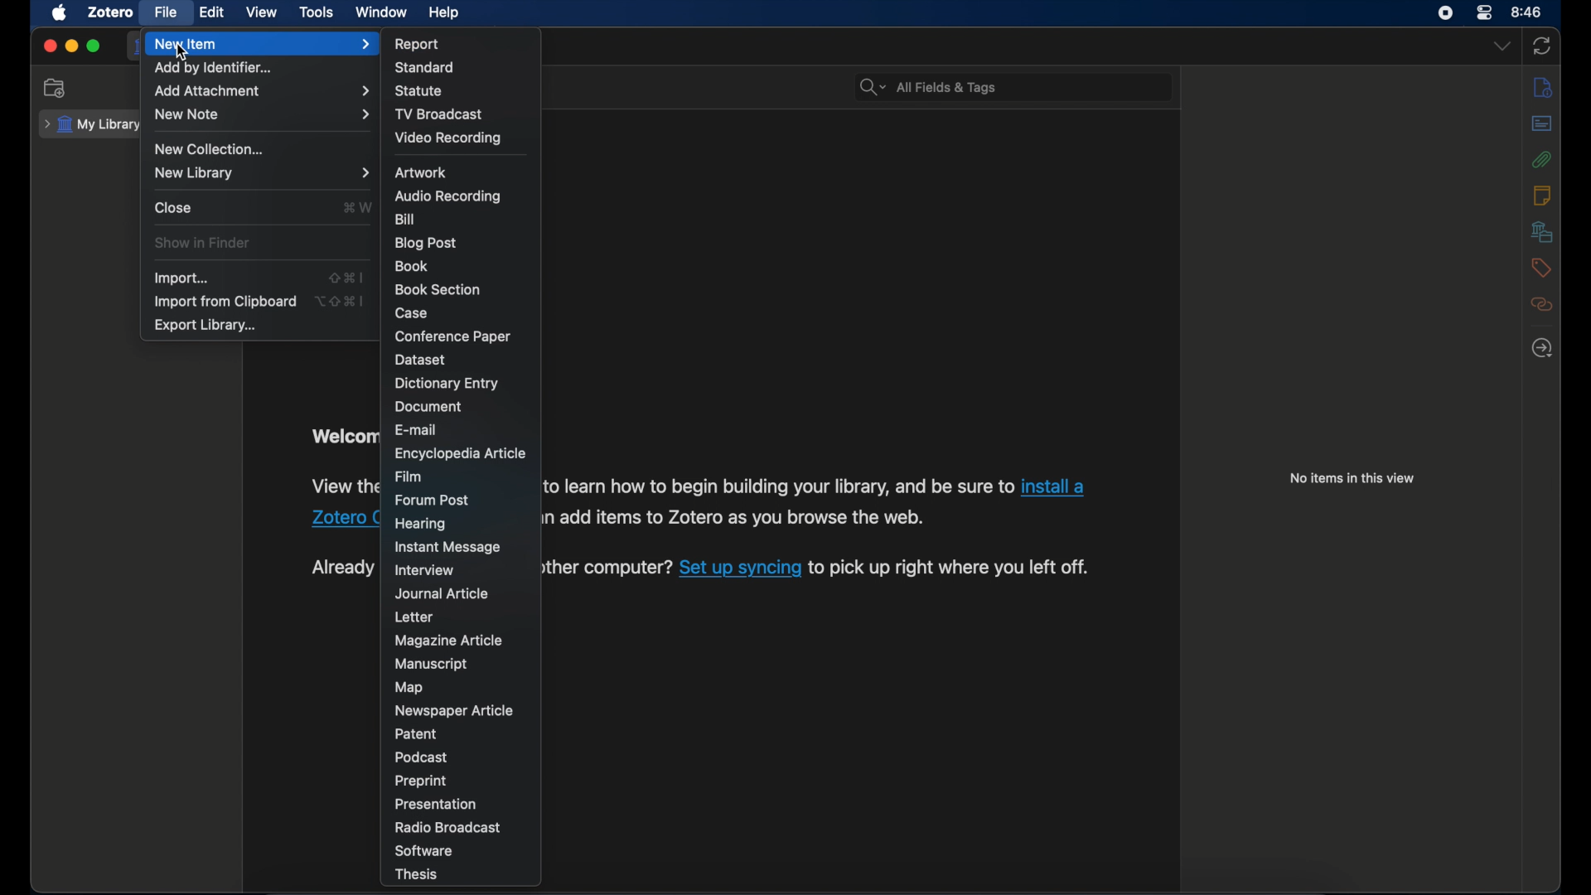  What do you see at coordinates (94, 46) in the screenshot?
I see `maximize` at bounding box center [94, 46].